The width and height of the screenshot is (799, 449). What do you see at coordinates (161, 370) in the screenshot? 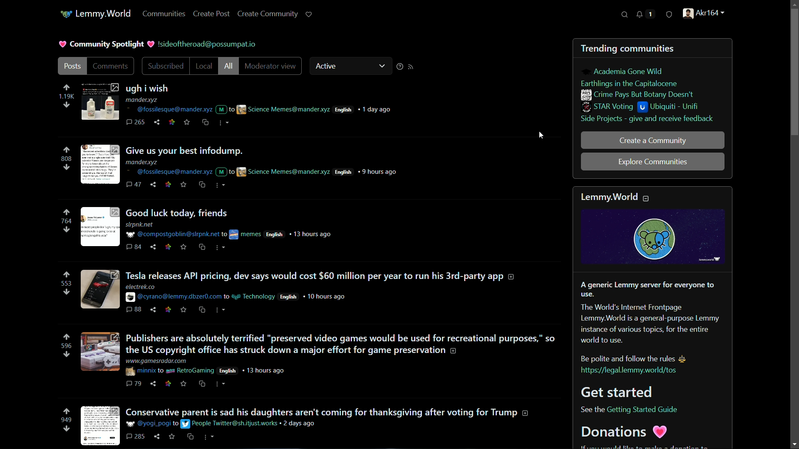
I see `to` at bounding box center [161, 370].